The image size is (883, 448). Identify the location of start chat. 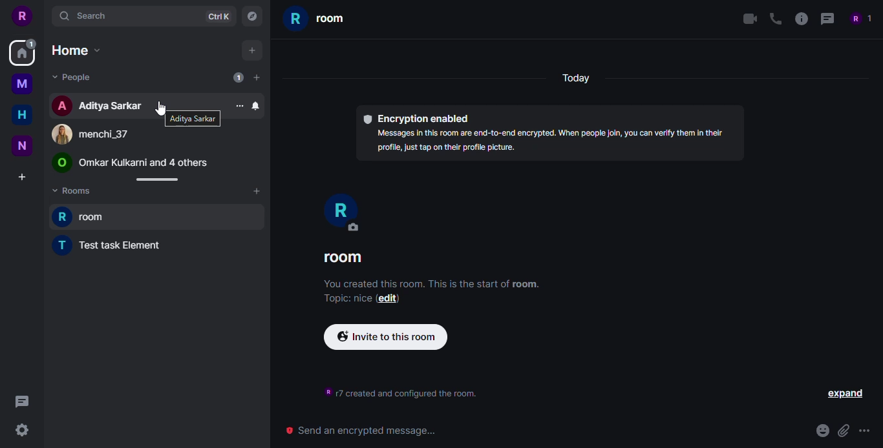
(256, 77).